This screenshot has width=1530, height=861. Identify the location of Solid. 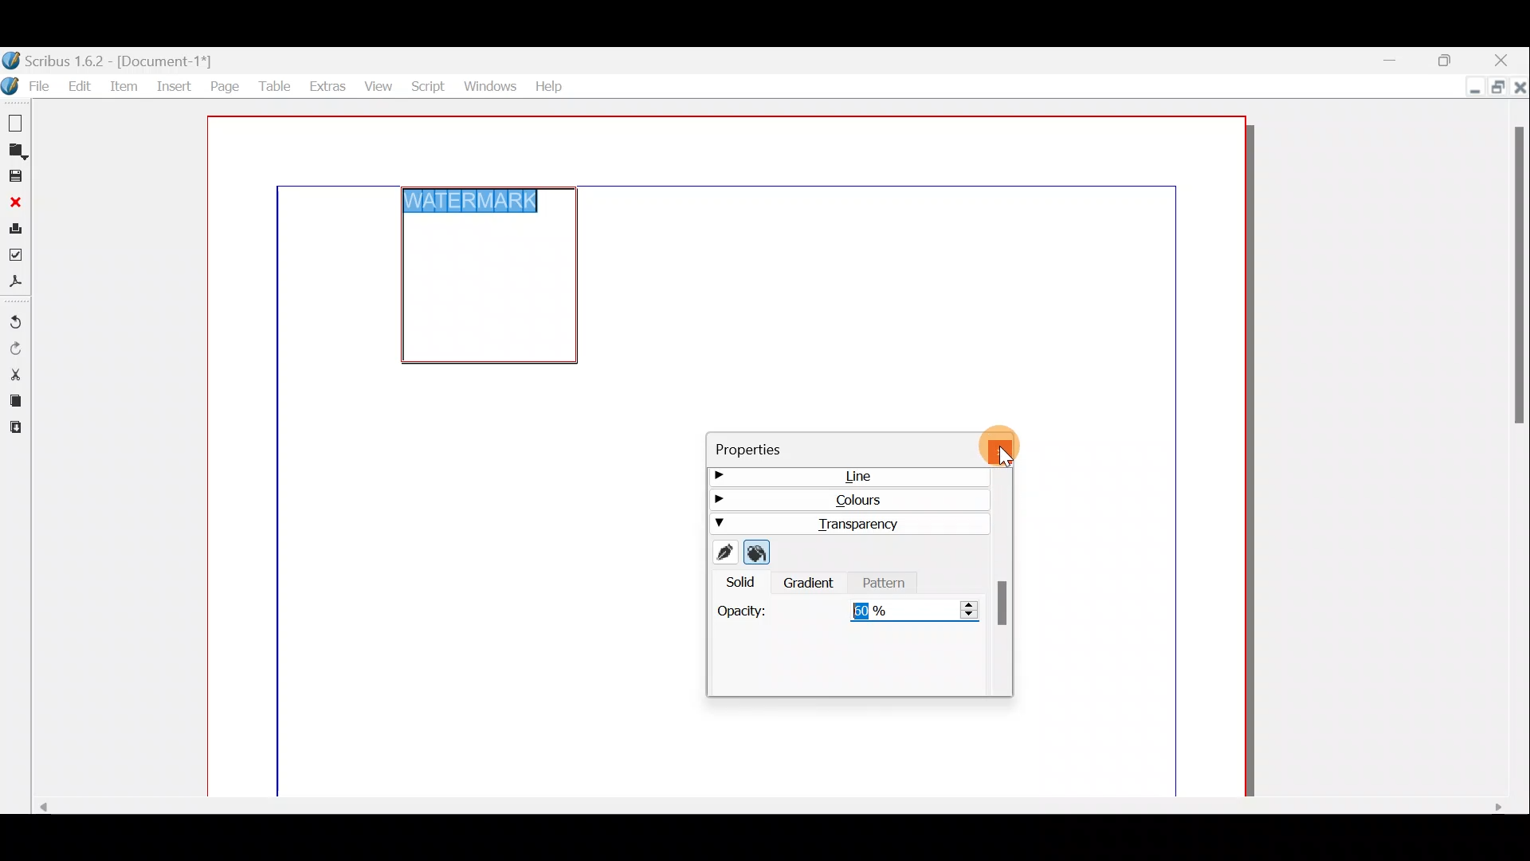
(735, 584).